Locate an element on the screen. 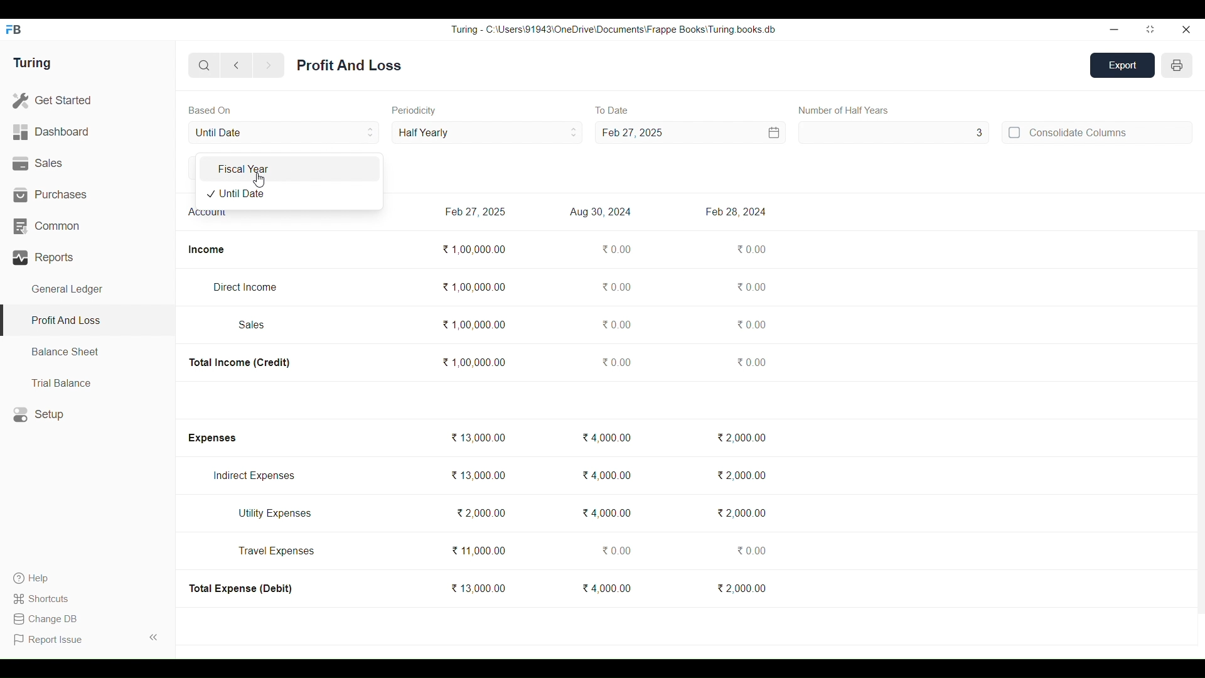 This screenshot has width=1205, height=678. Total Income (Credit) is located at coordinates (240, 363).